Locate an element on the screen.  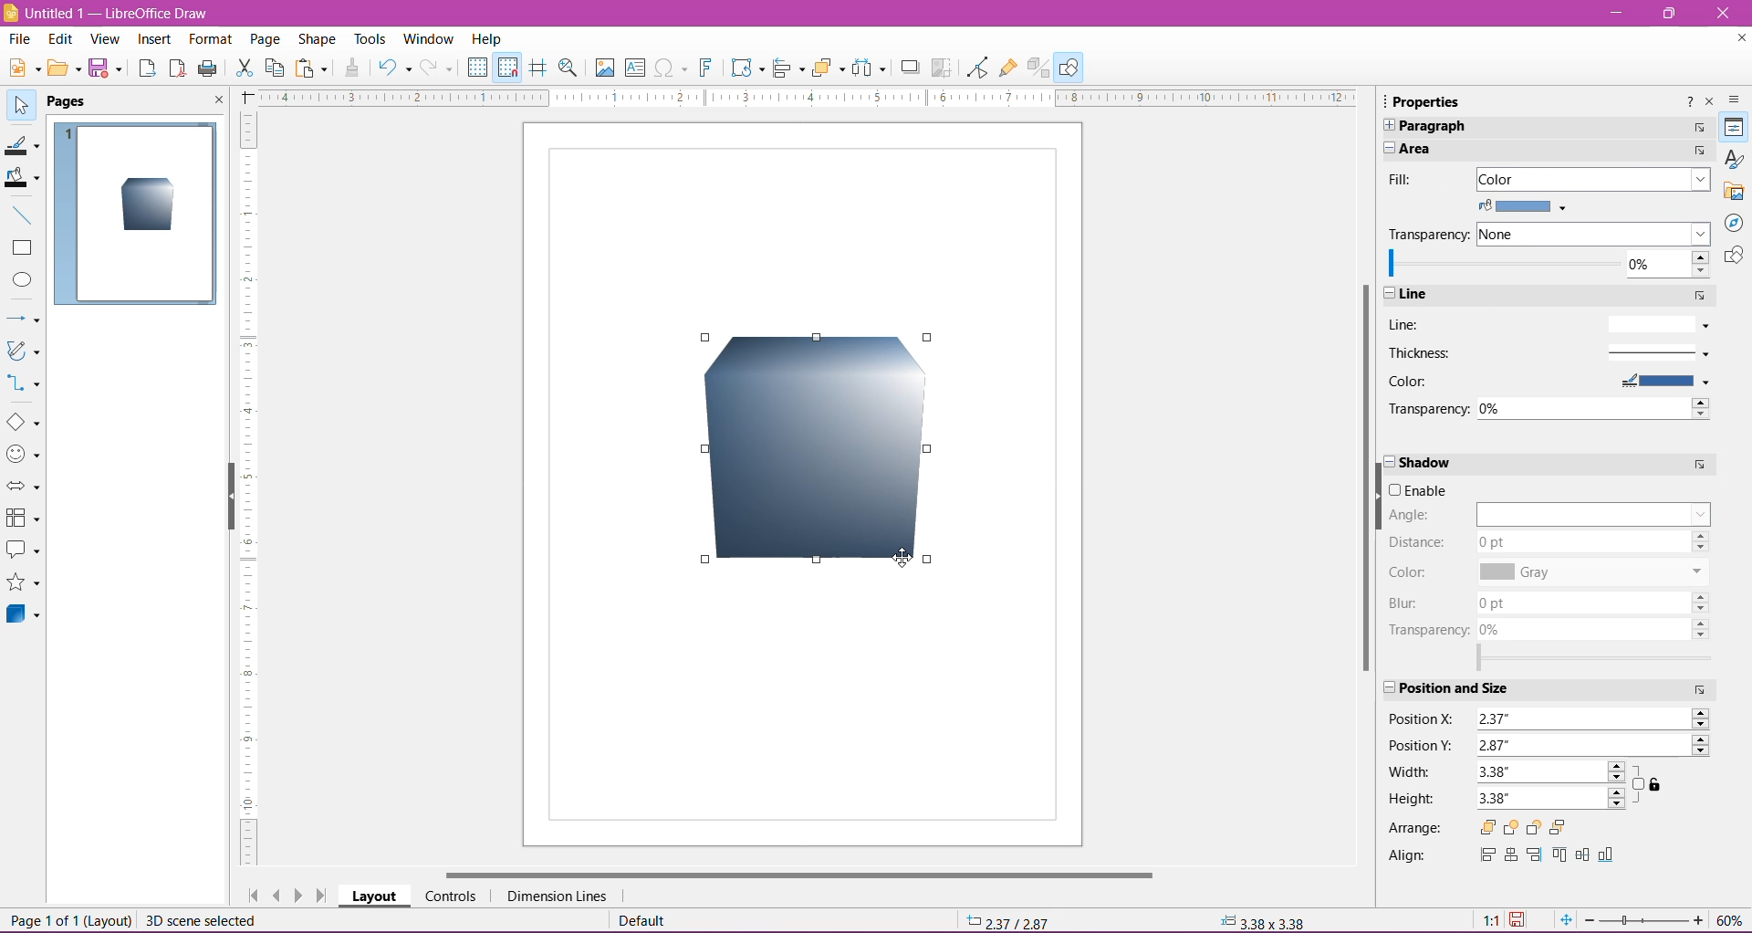
Position Y is located at coordinates (1423, 746).